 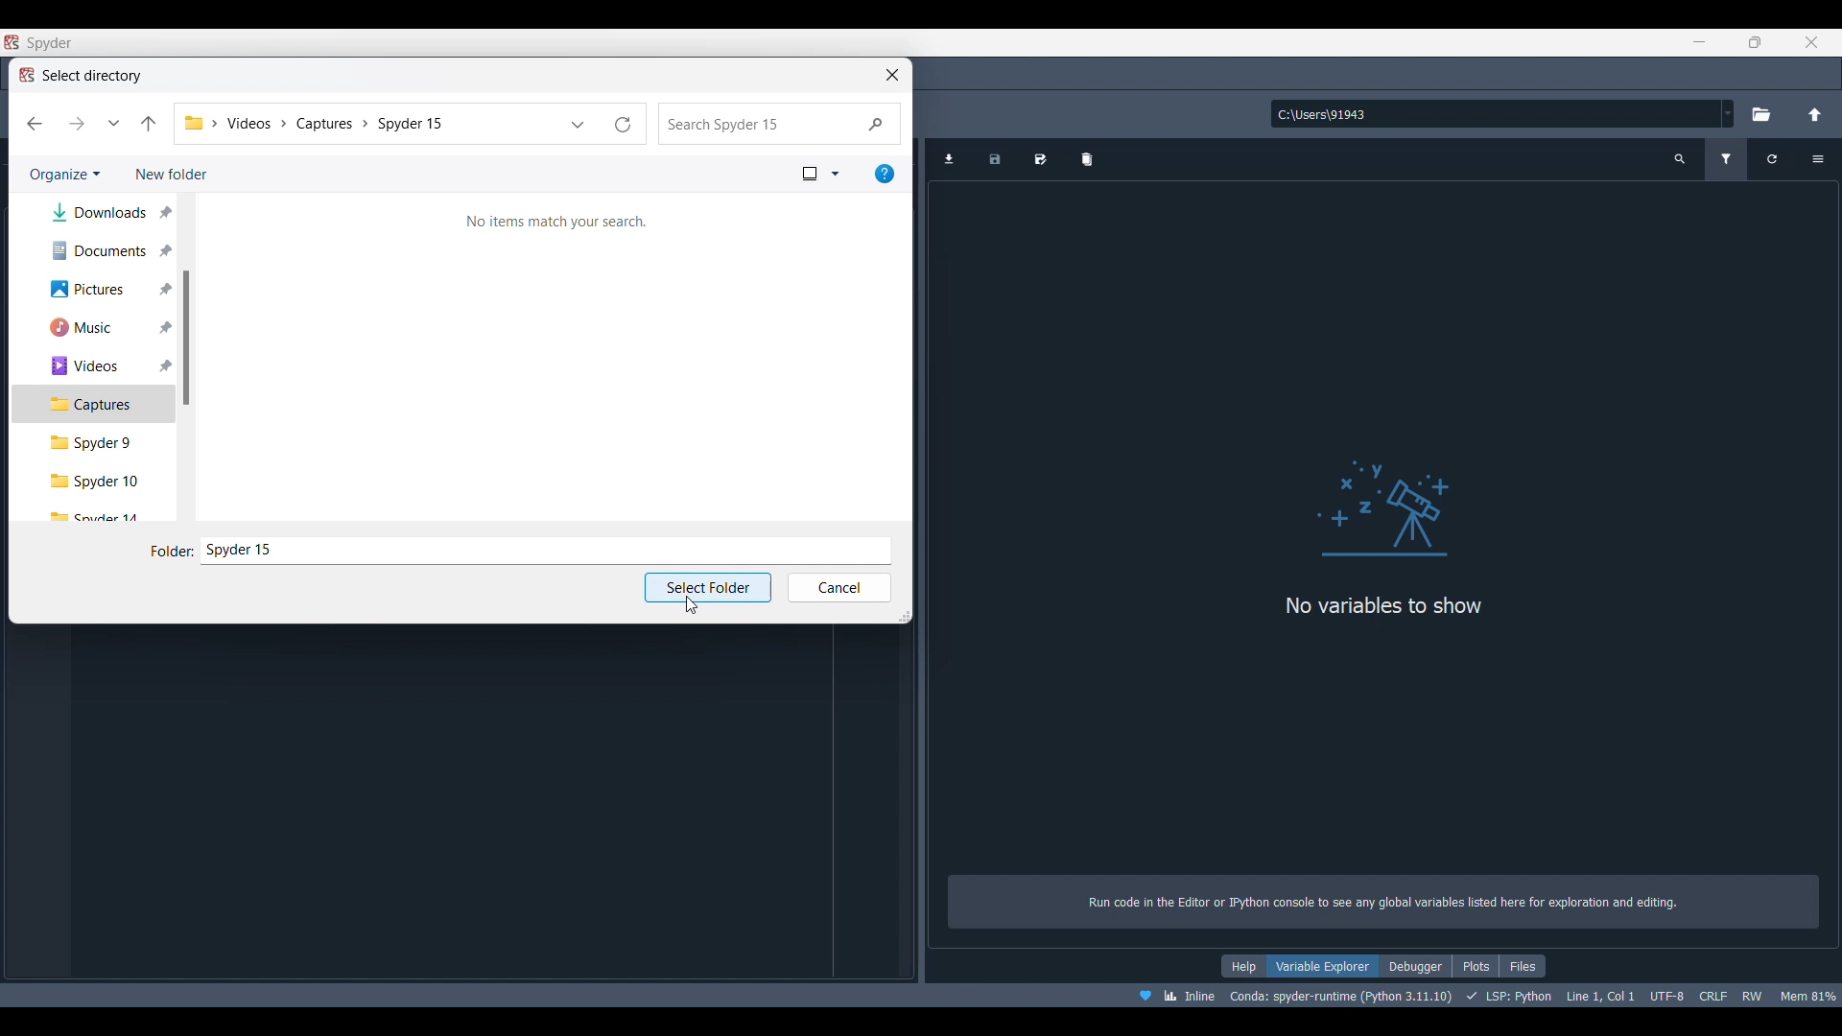 I want to click on Close, so click(x=1811, y=42).